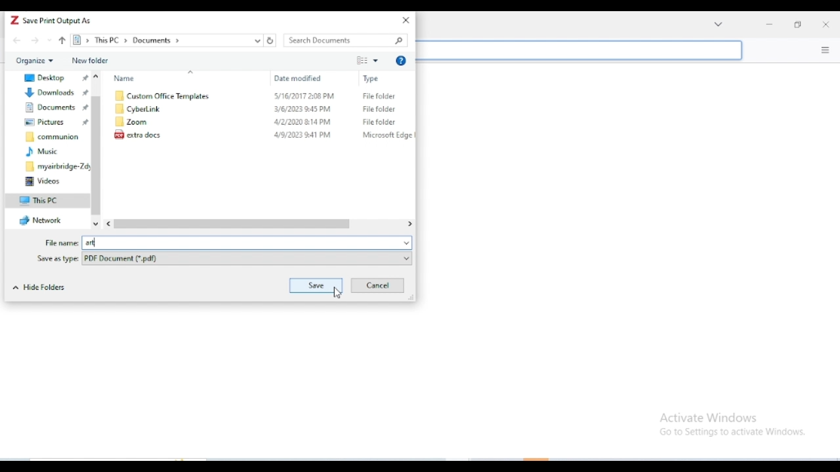 The height and width of the screenshot is (472, 840). I want to click on Microsoft Edge, so click(388, 134).